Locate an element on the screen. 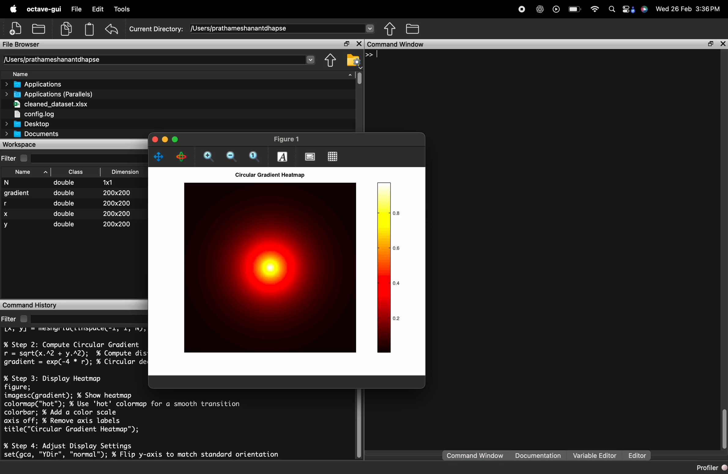 Image resolution: width=728 pixels, height=474 pixels. Name  is located at coordinates (29, 173).